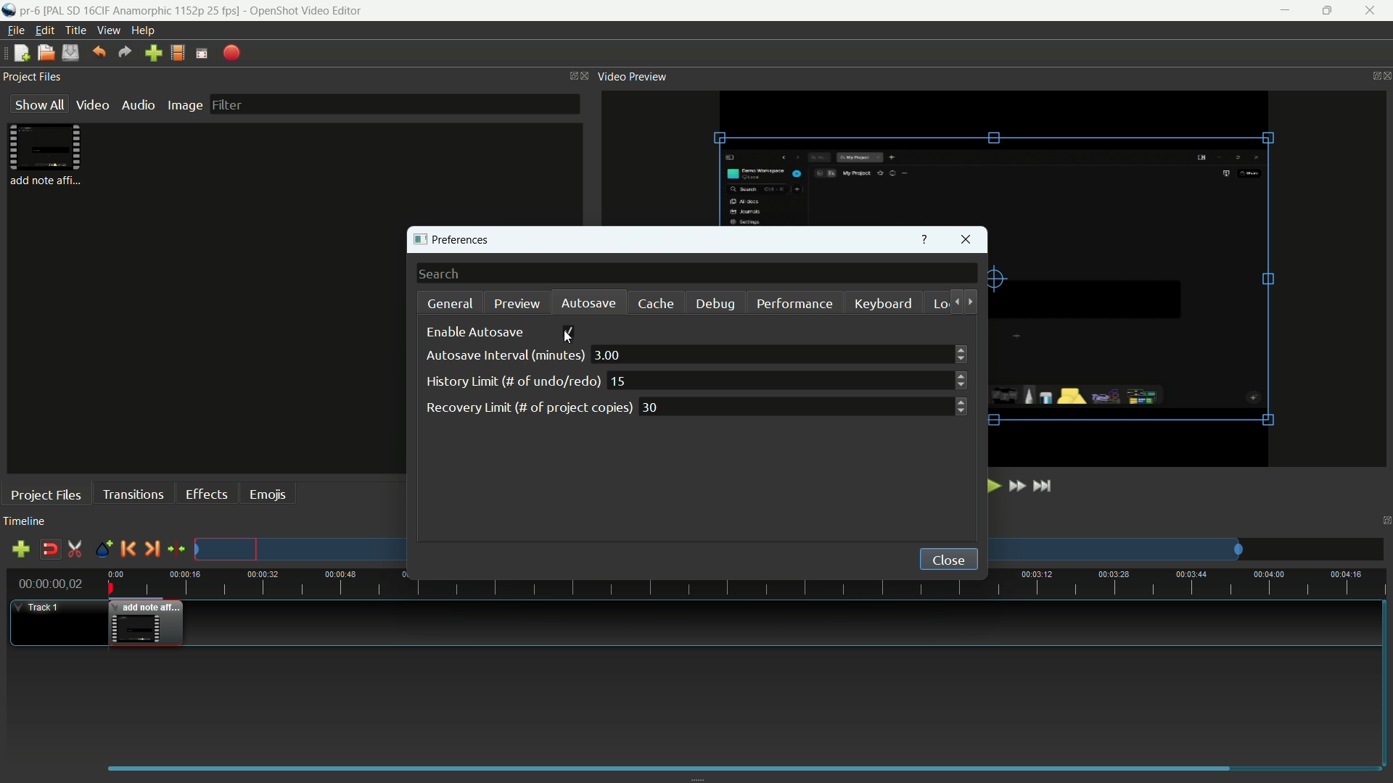  I want to click on app name, so click(308, 12).